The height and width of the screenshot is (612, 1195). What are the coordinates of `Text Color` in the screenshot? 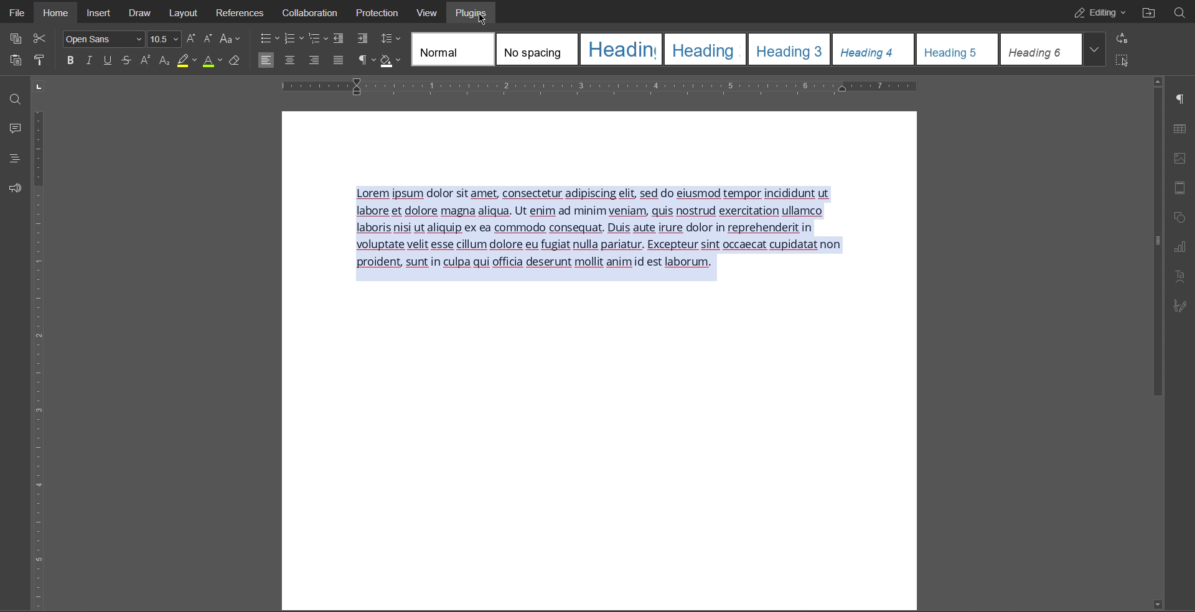 It's located at (212, 61).